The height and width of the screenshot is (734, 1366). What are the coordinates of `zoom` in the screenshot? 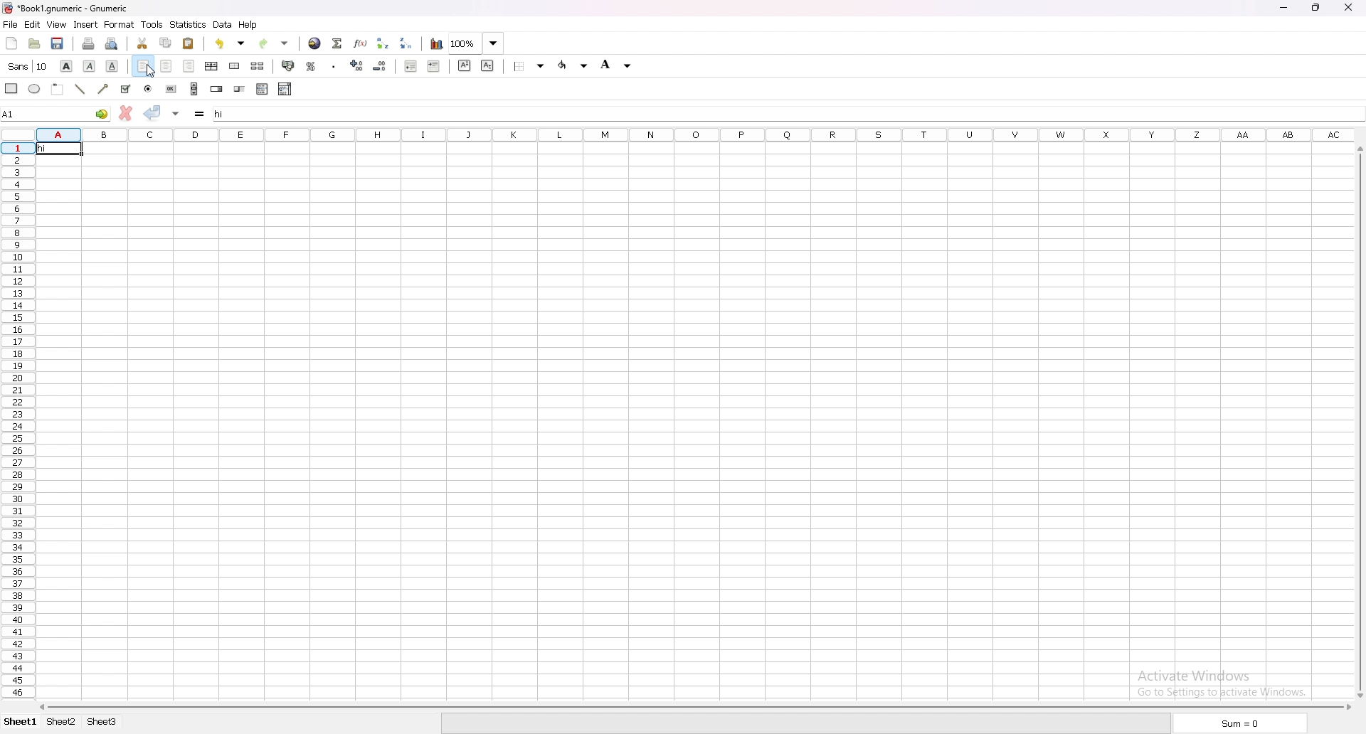 It's located at (478, 44).